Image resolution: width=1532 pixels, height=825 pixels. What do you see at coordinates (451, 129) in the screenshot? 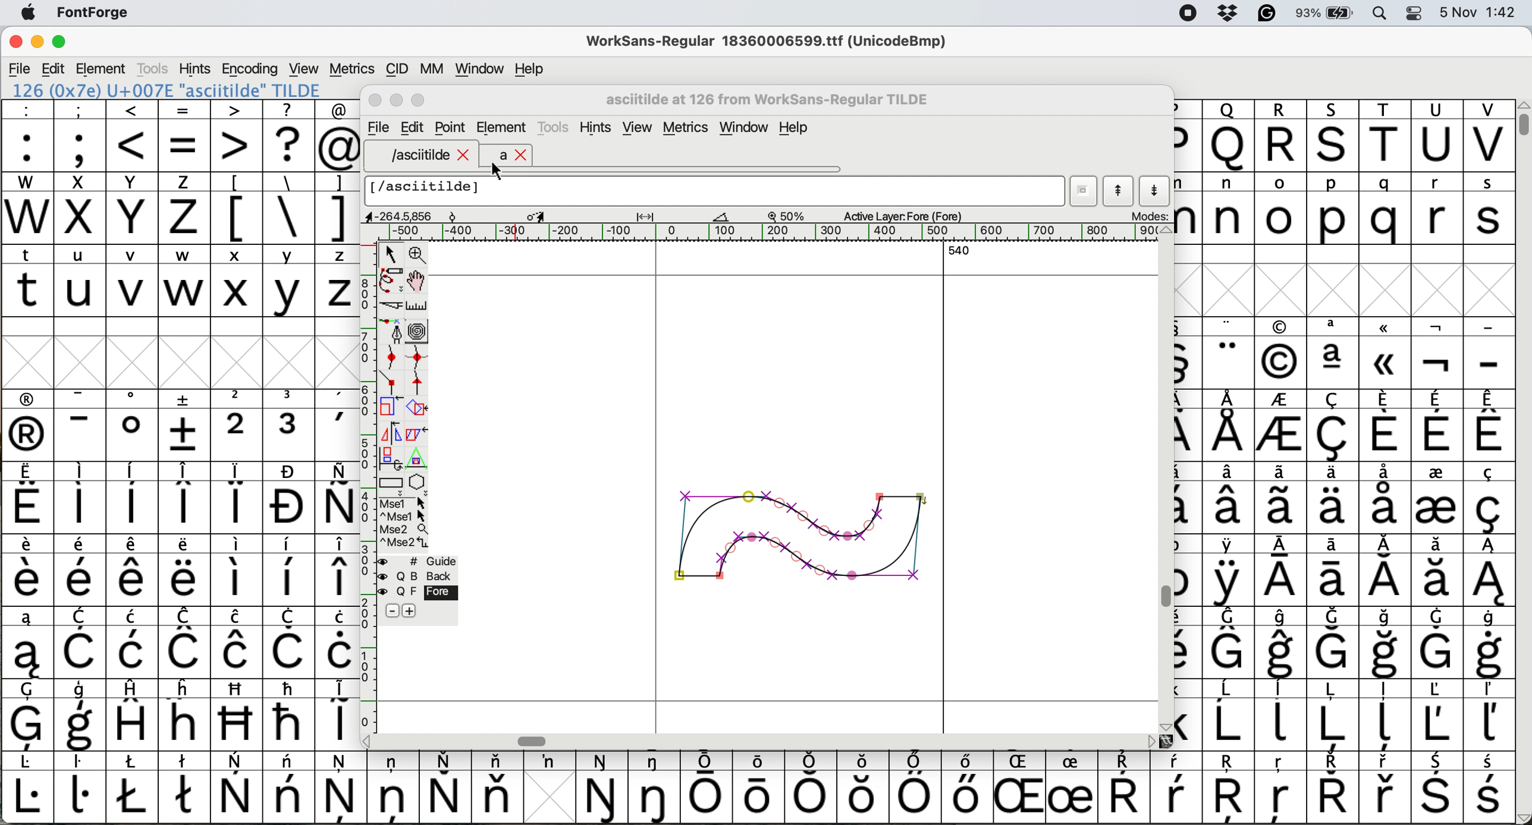
I see `Point` at bounding box center [451, 129].